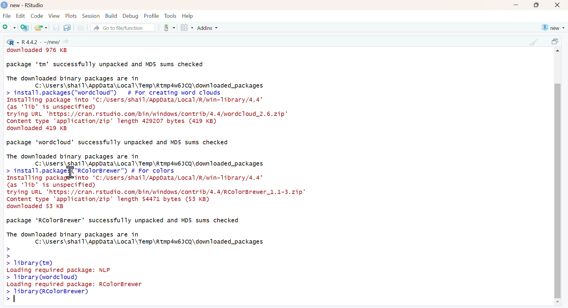 This screenshot has width=568, height=308. I want to click on New file, so click(9, 28).